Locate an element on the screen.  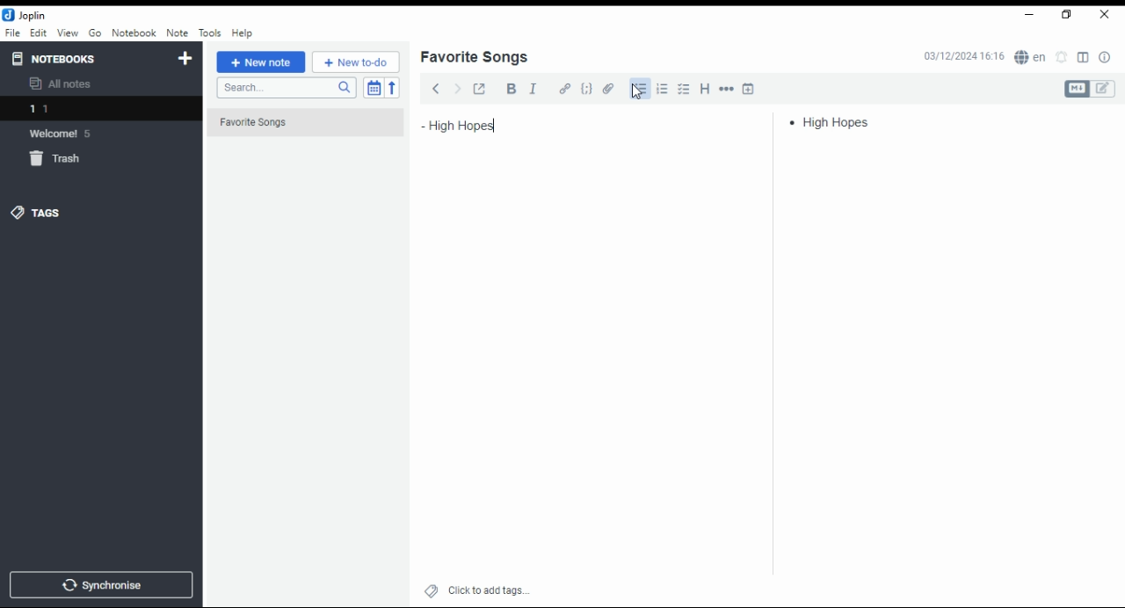
set alarm is located at coordinates (1063, 57).